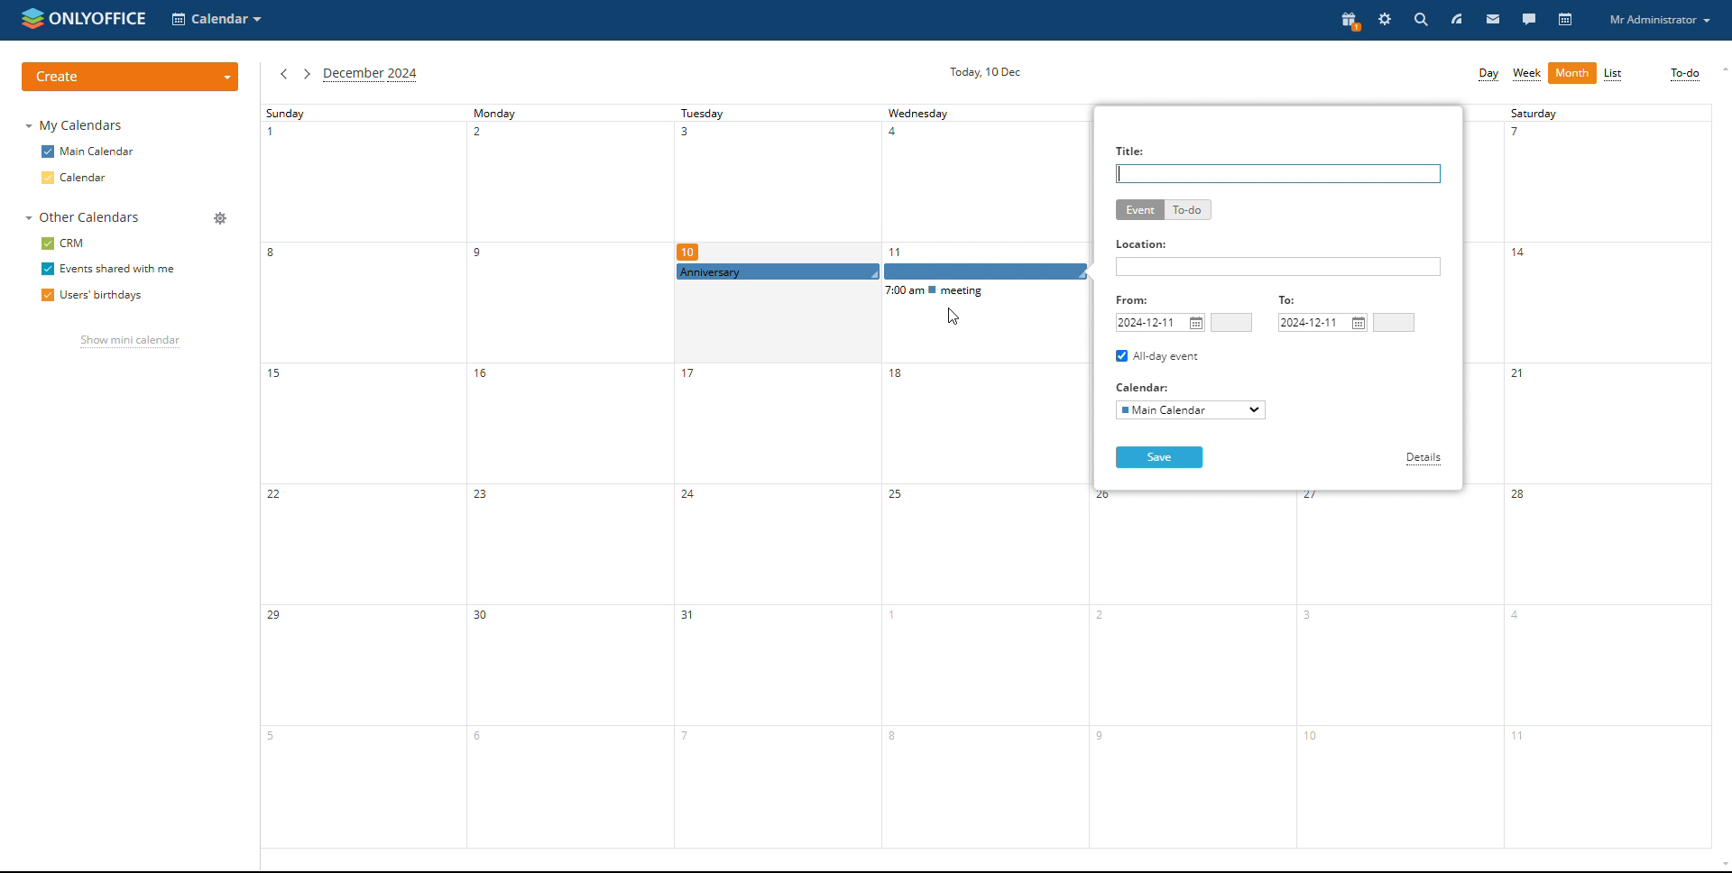 Image resolution: width=1732 pixels, height=873 pixels. I want to click on scroll up, so click(1721, 69).